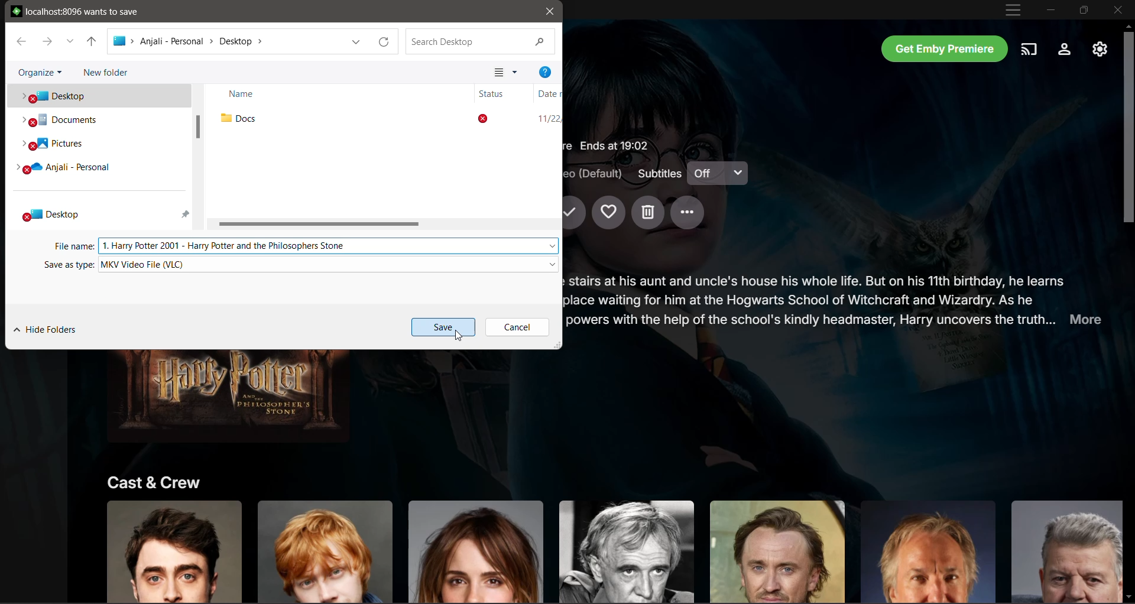 The image size is (1135, 604). What do you see at coordinates (718, 173) in the screenshot?
I see `Subtitles on/off` at bounding box center [718, 173].